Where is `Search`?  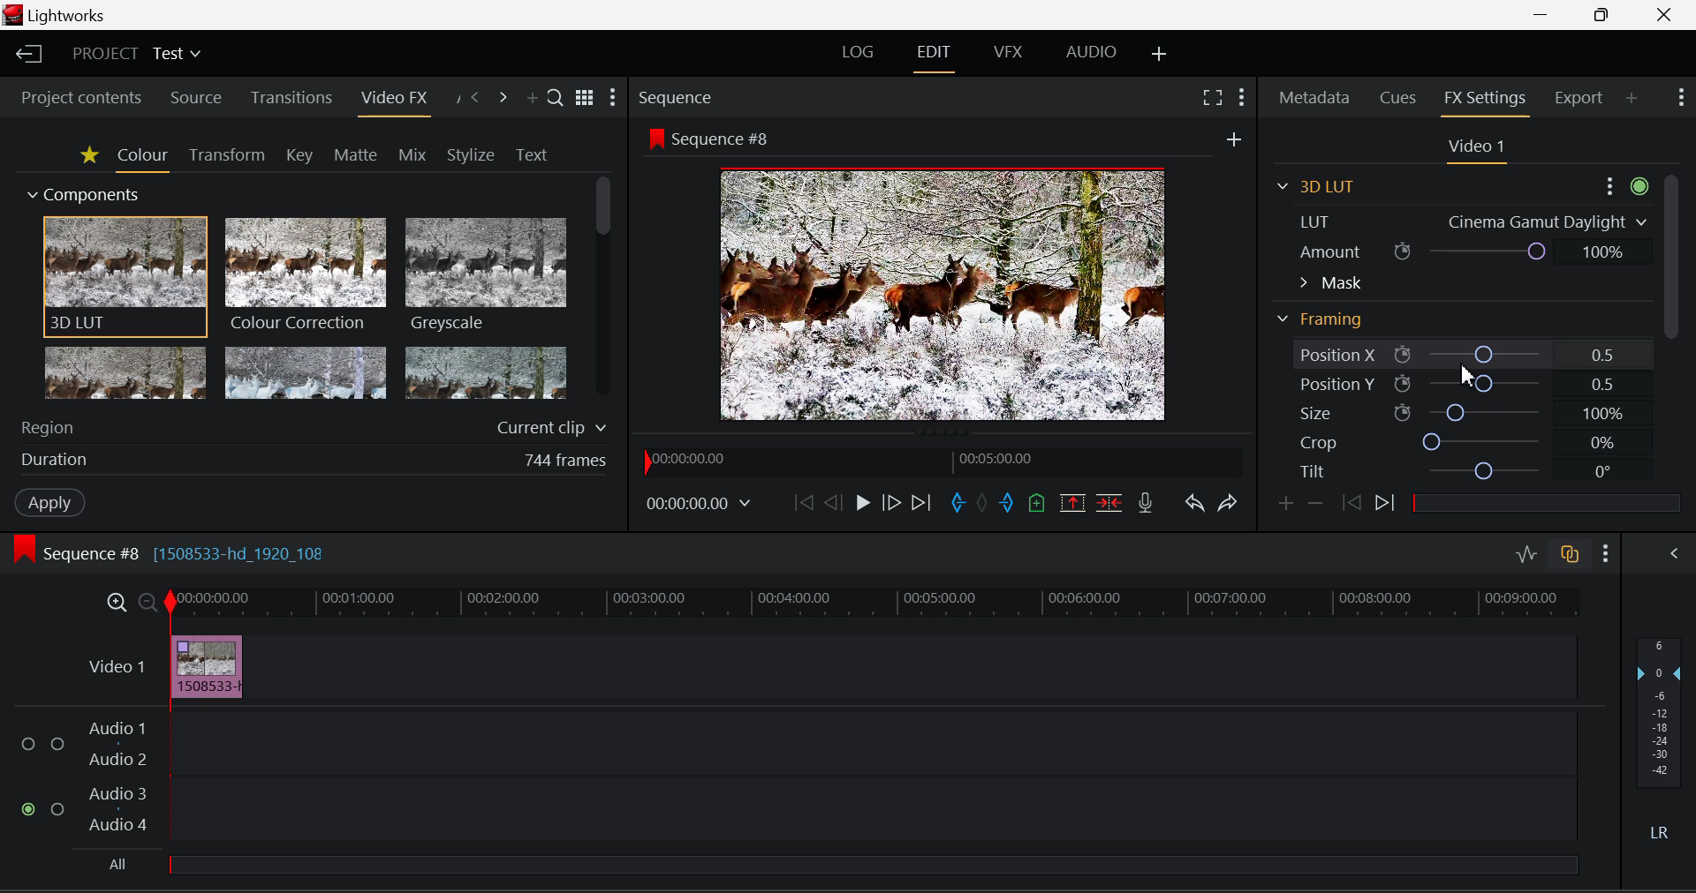 Search is located at coordinates (553, 93).